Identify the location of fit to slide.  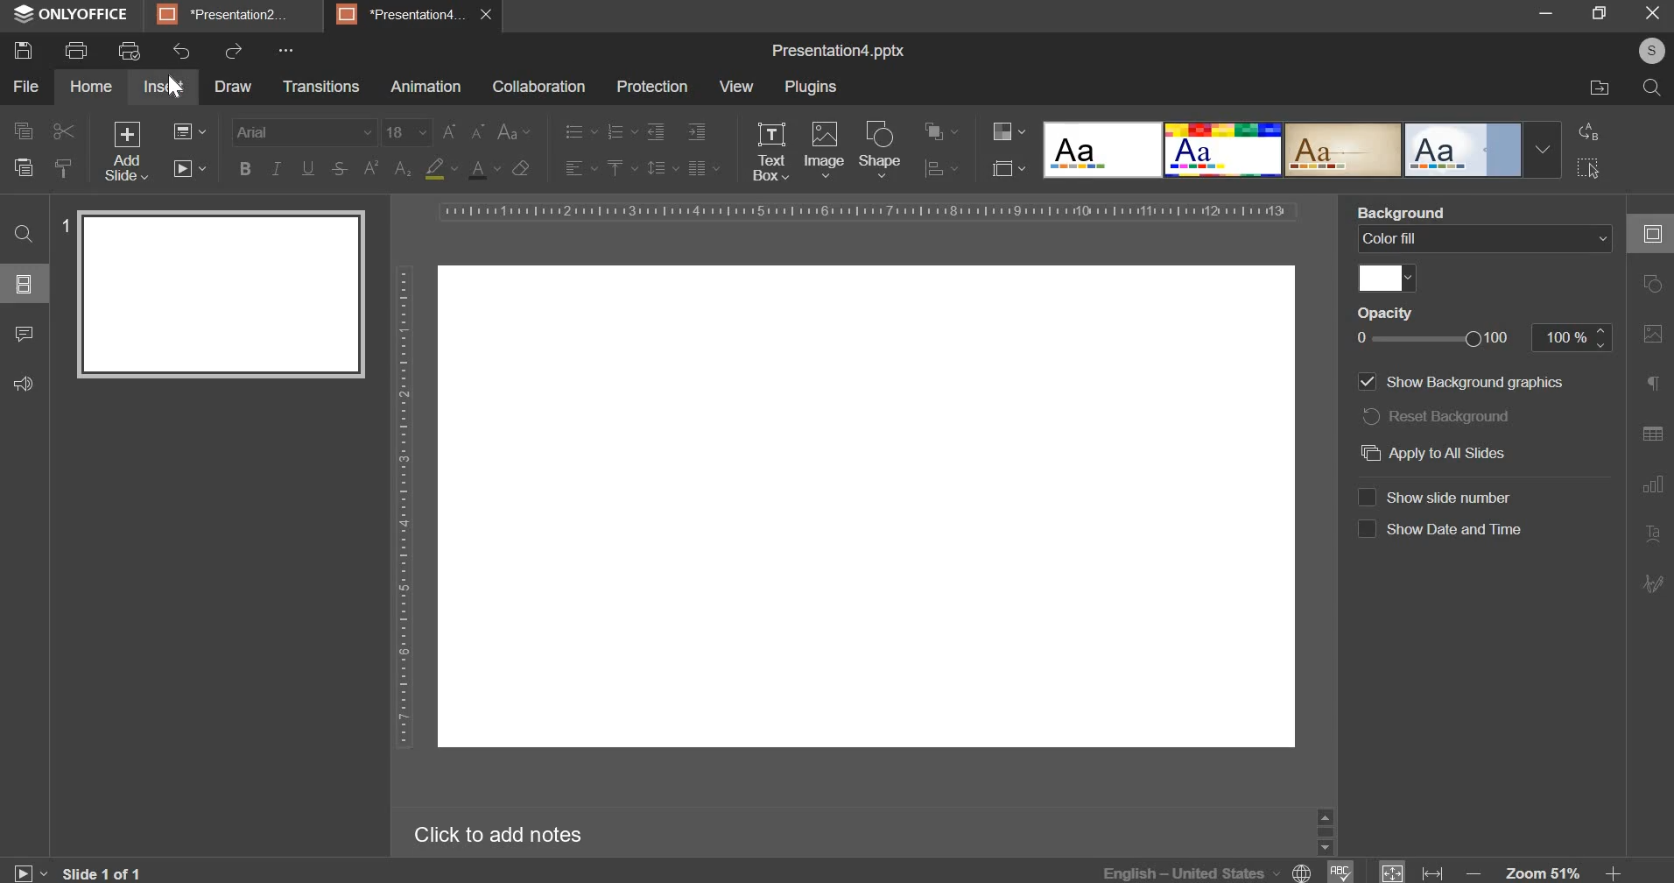
(1393, 872).